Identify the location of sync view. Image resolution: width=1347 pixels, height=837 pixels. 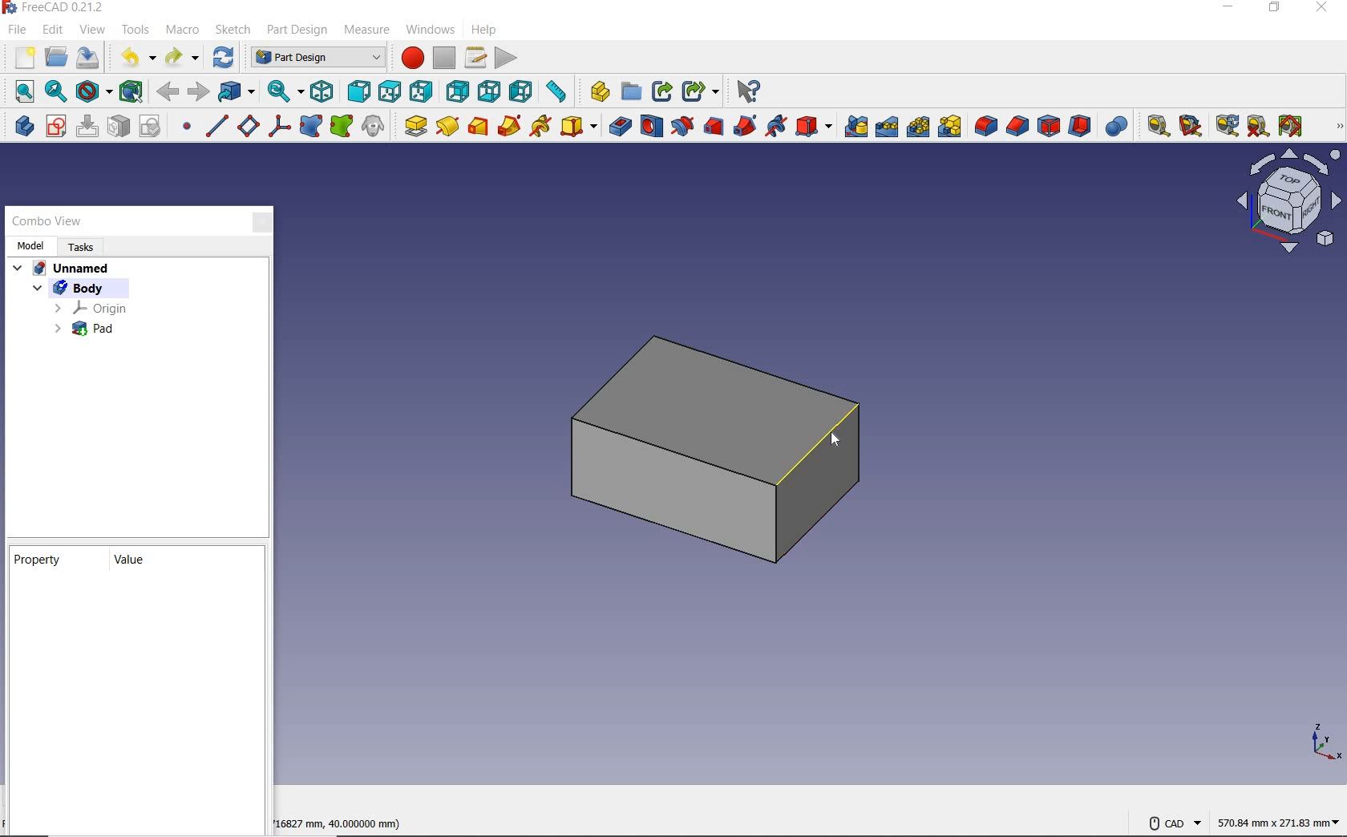
(283, 92).